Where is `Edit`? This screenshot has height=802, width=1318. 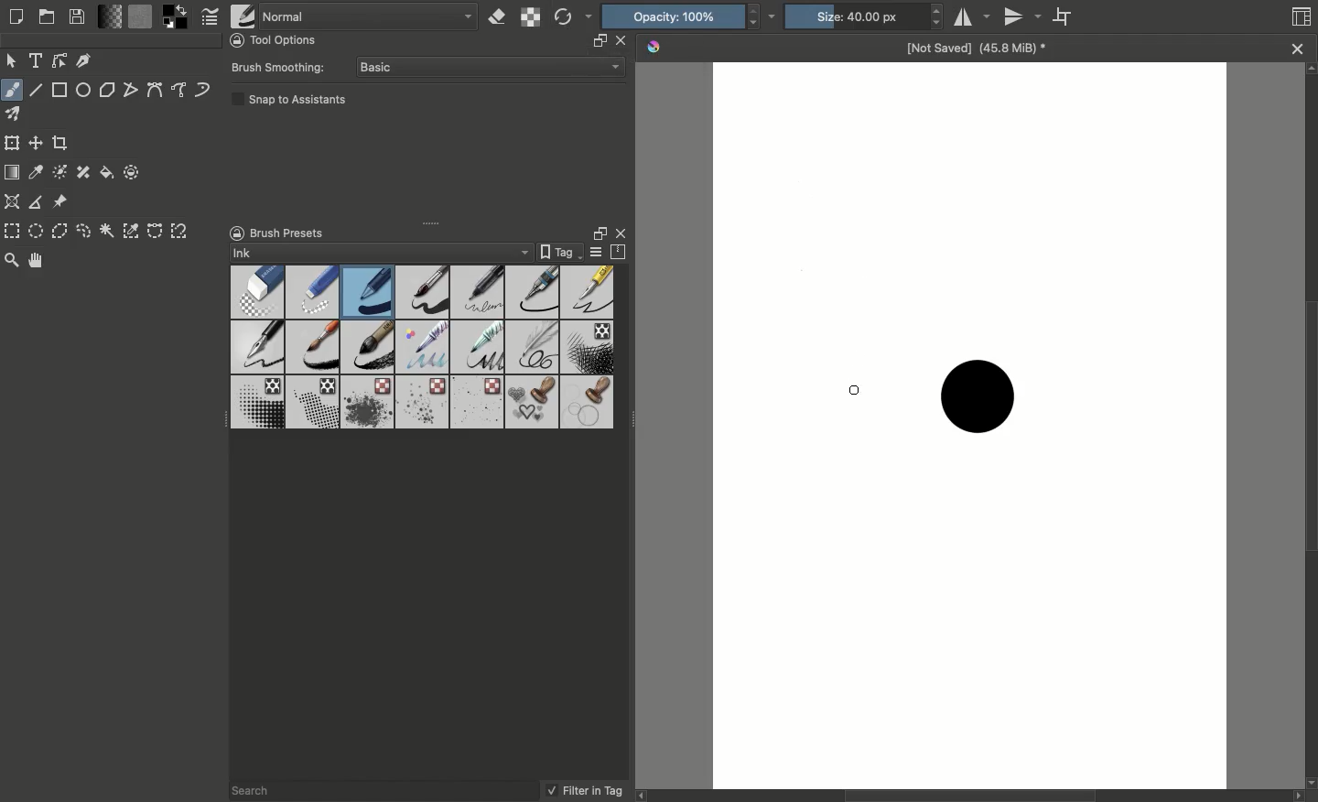
Edit is located at coordinates (59, 62).